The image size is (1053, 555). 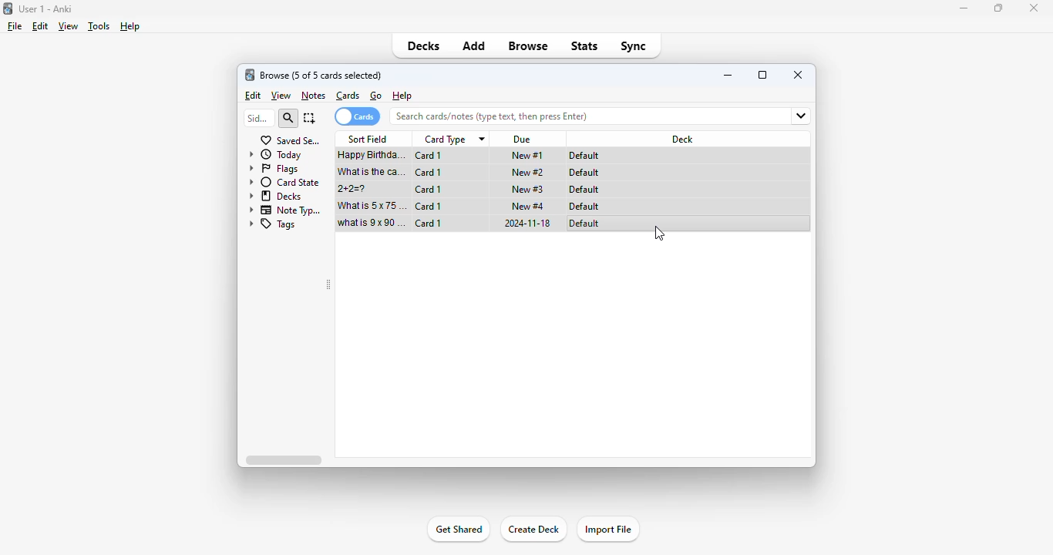 What do you see at coordinates (273, 224) in the screenshot?
I see `tags` at bounding box center [273, 224].